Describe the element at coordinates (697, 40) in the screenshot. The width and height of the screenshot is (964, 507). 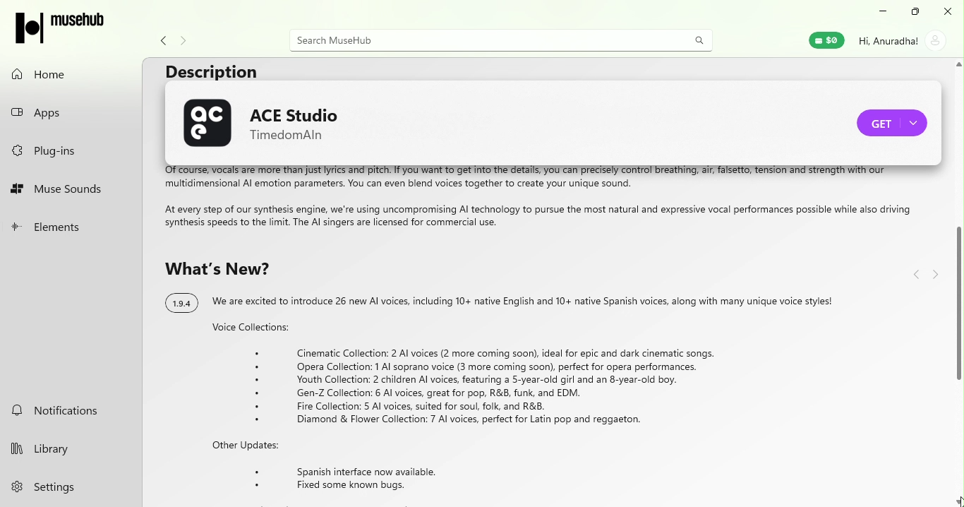
I see `search` at that location.